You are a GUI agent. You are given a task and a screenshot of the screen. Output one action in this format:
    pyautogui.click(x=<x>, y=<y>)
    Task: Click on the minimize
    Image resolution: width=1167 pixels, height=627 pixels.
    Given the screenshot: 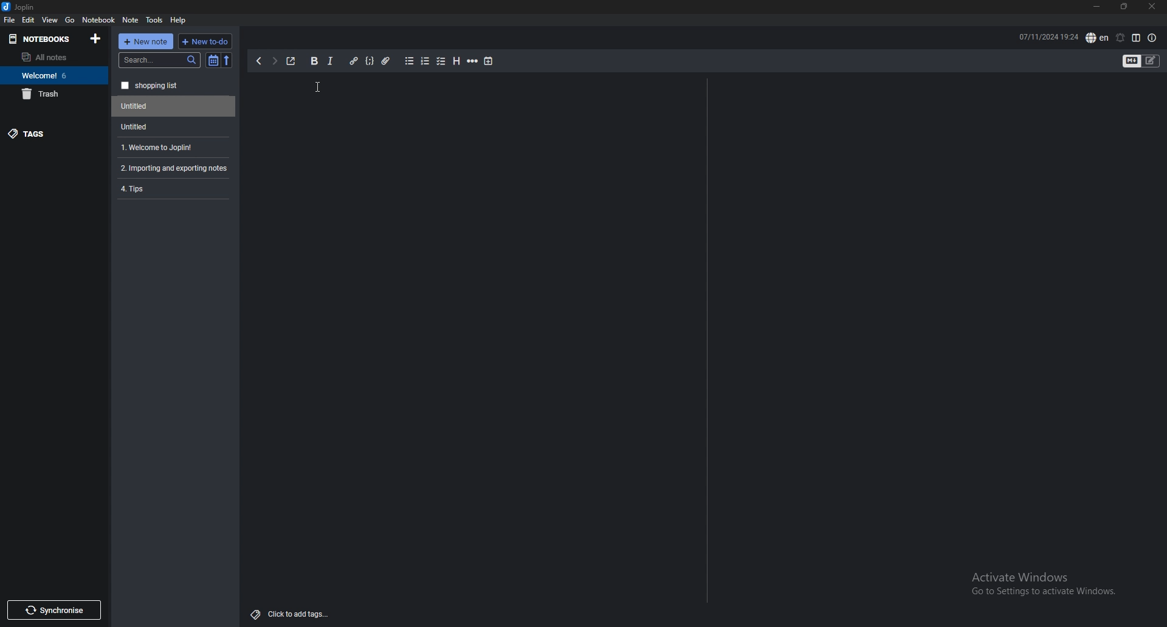 What is the action you would take?
    pyautogui.click(x=1096, y=7)
    